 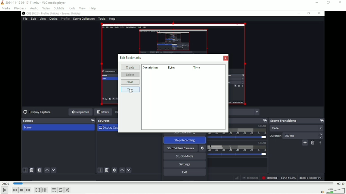 What do you see at coordinates (15, 190) in the screenshot?
I see `Previous` at bounding box center [15, 190].